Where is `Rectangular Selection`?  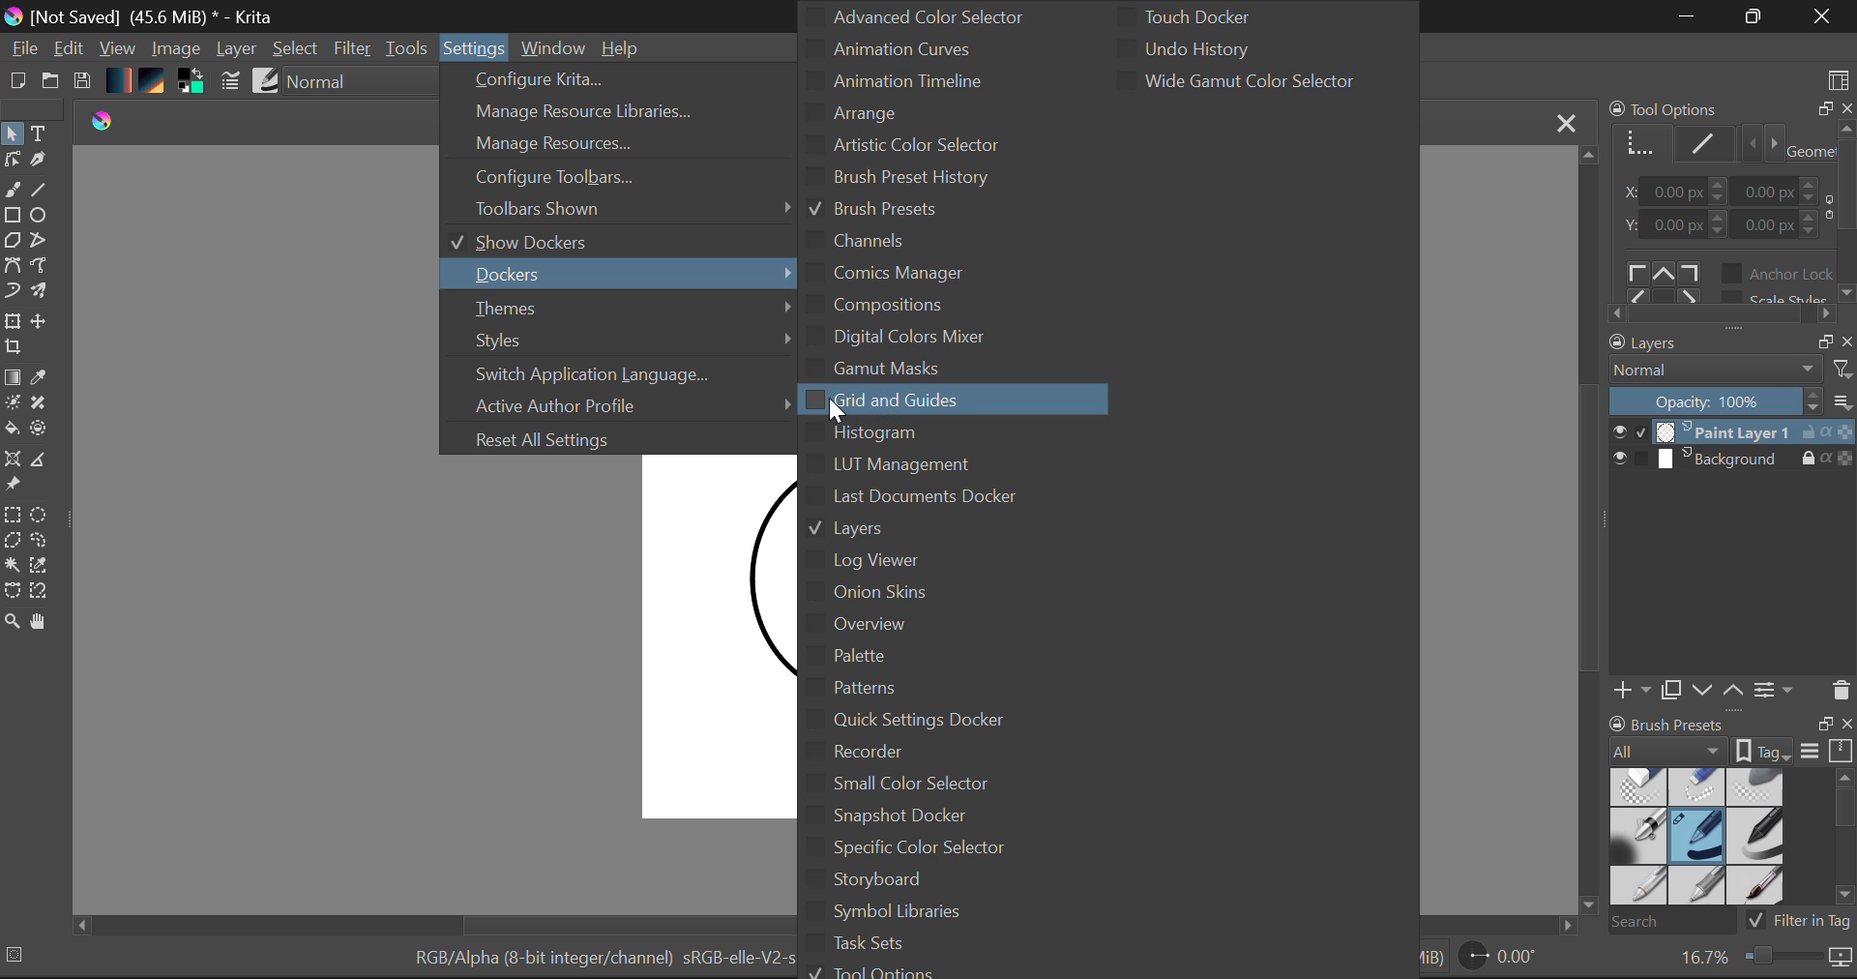
Rectangular Selection is located at coordinates (14, 515).